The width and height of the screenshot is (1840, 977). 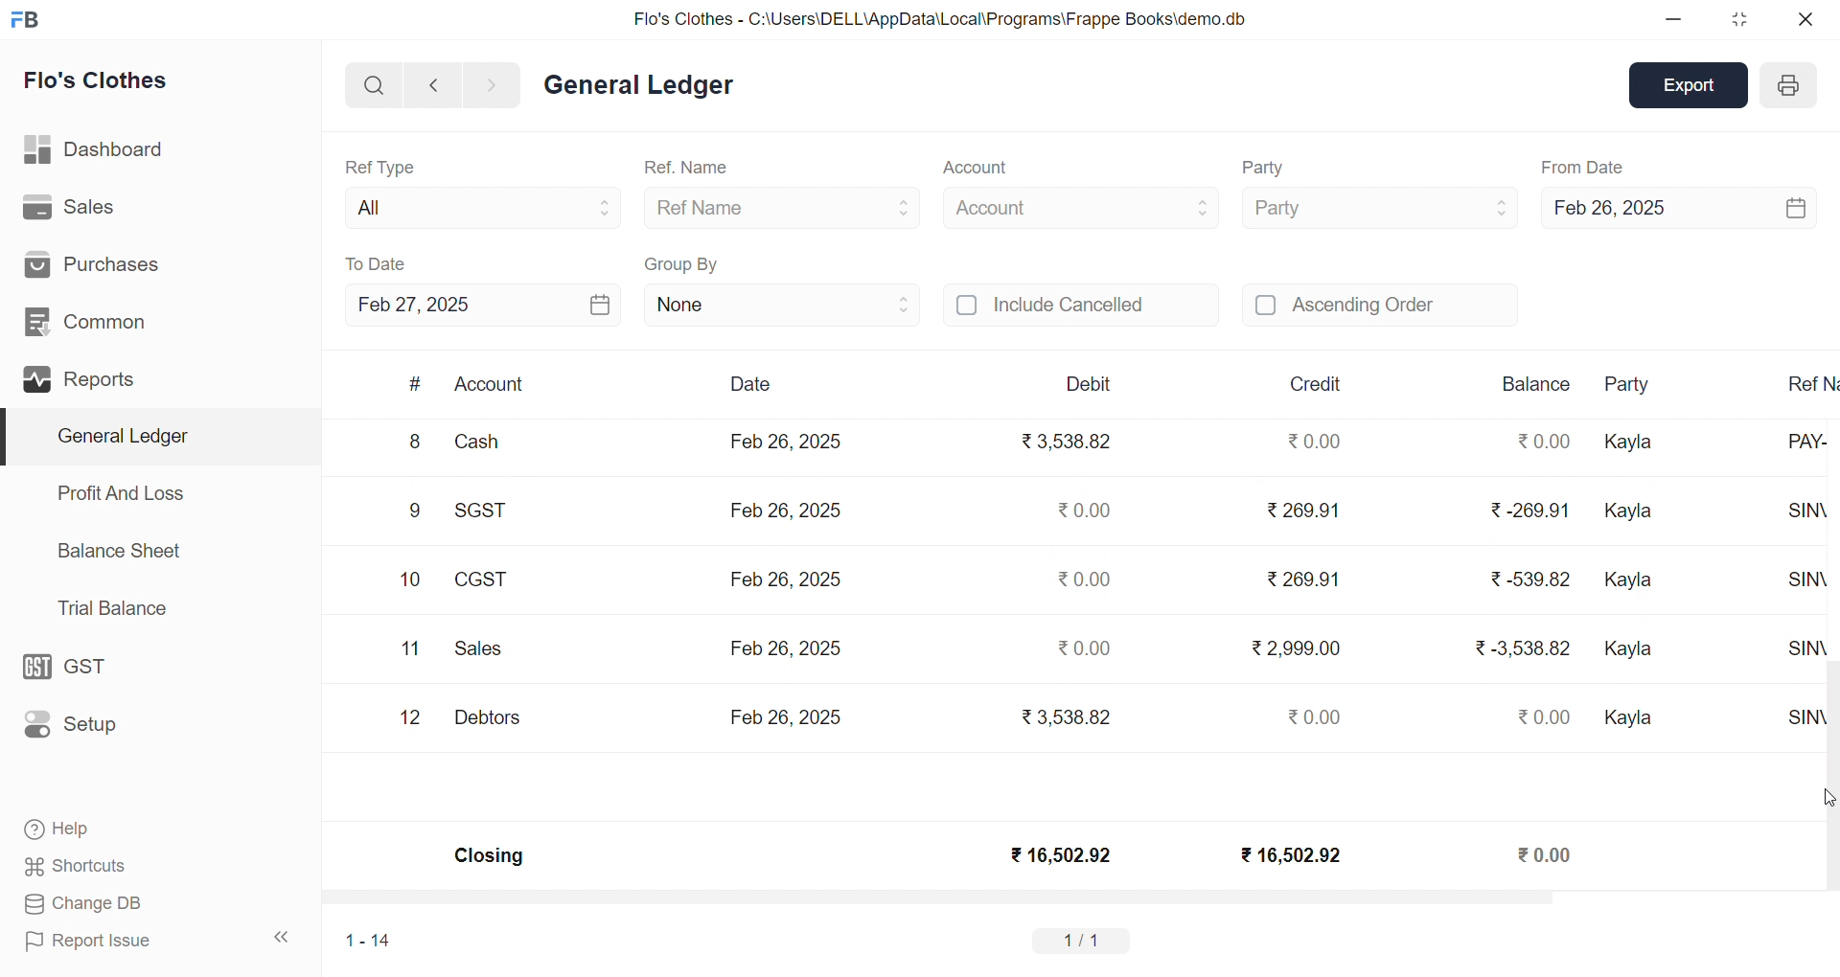 I want to click on NAVIGATE FORWARD, so click(x=499, y=83).